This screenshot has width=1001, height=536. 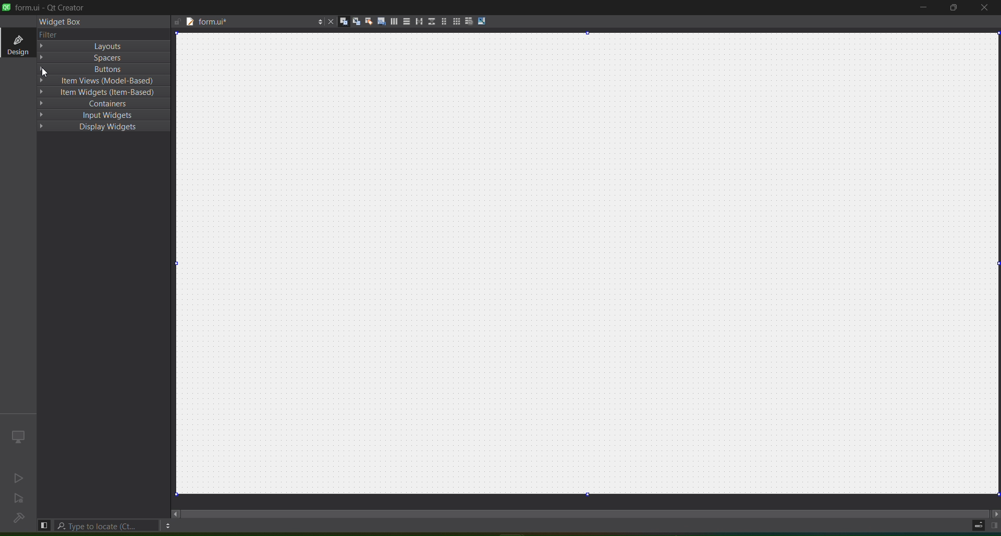 I want to click on icon, so click(x=19, y=436).